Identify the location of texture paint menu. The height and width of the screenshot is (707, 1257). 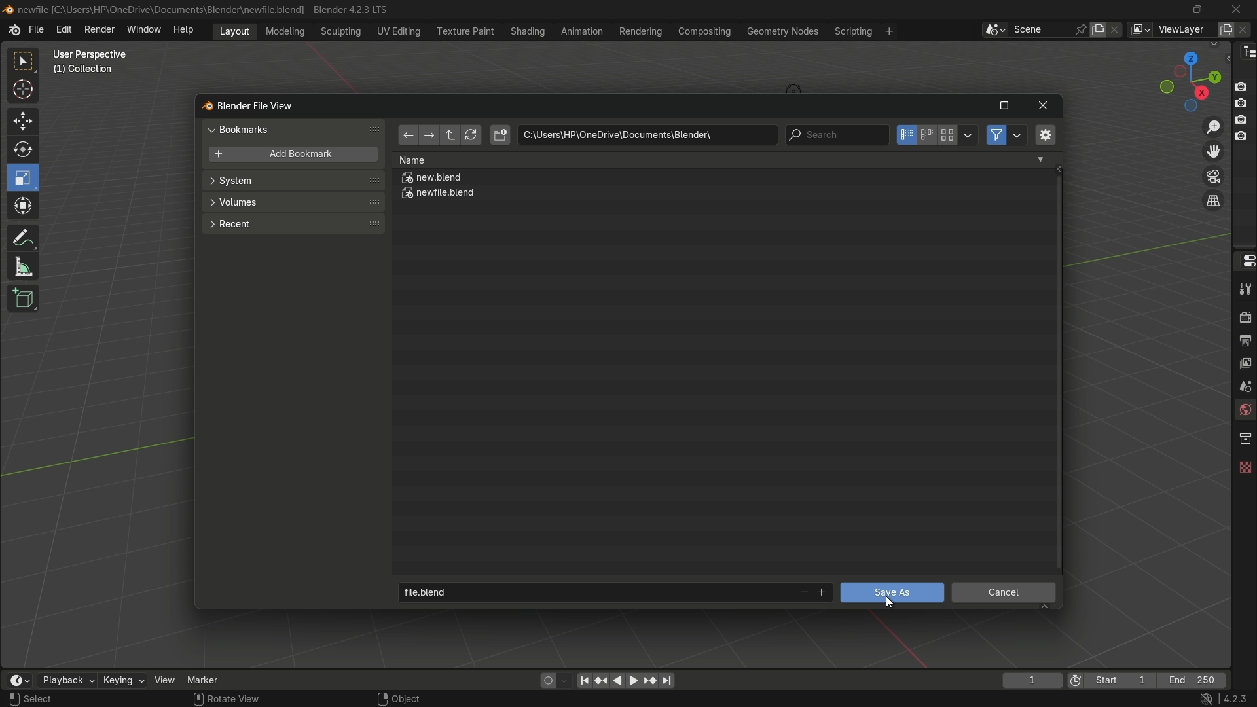
(464, 30).